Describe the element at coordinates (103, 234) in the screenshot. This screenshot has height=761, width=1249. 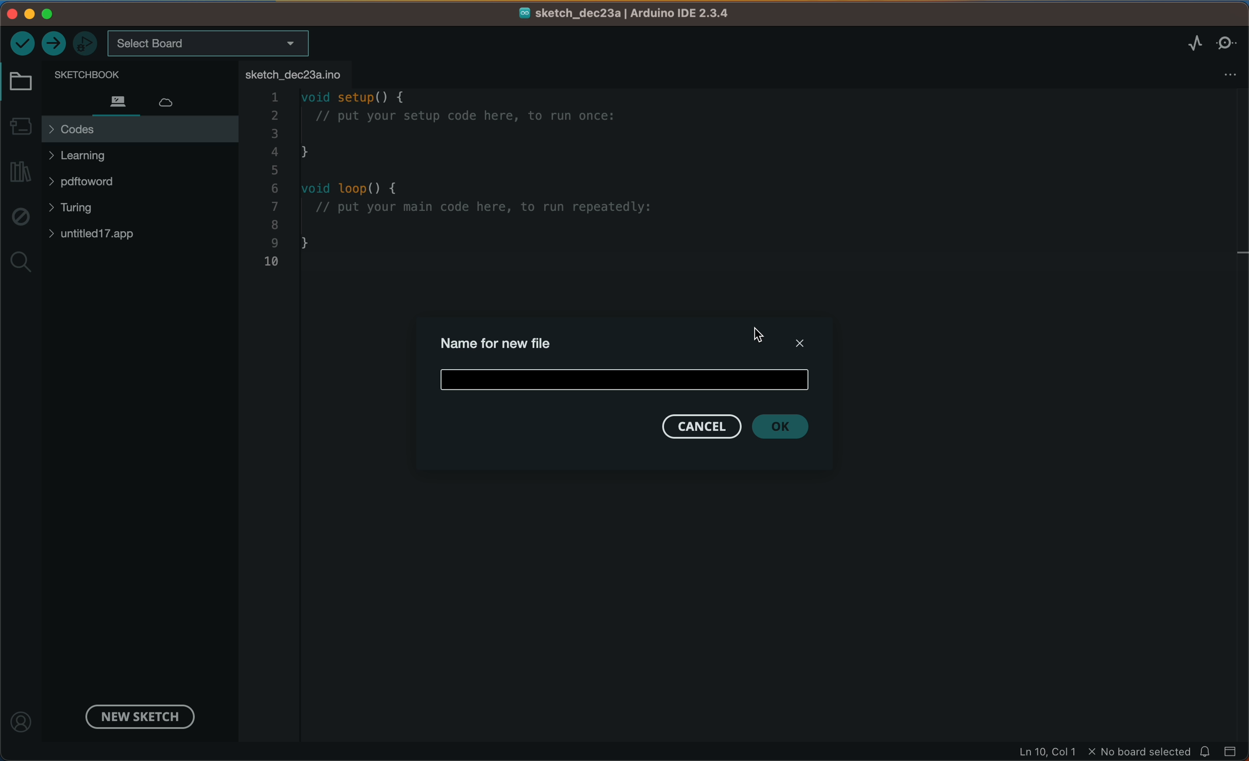
I see `untitled 17` at that location.